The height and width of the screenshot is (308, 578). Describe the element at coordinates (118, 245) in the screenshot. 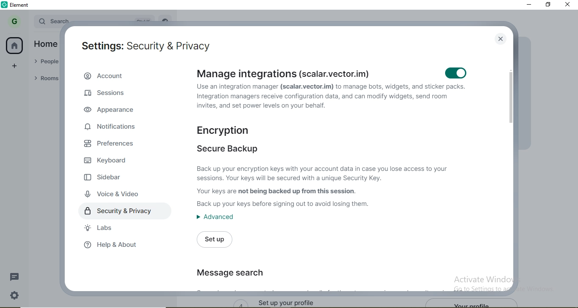

I see `help & about` at that location.